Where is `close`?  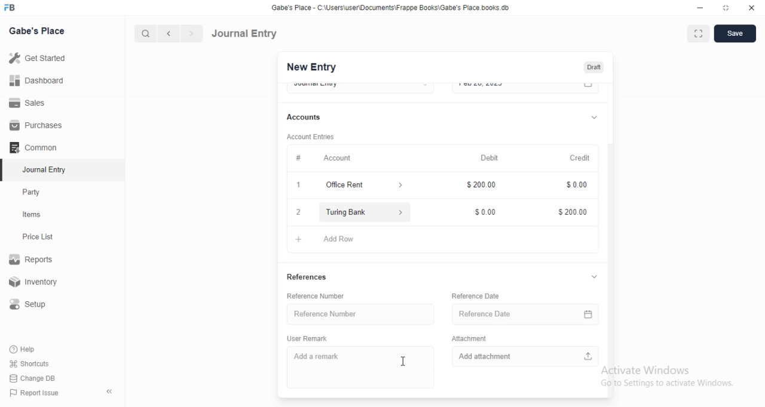 close is located at coordinates (752, 7).